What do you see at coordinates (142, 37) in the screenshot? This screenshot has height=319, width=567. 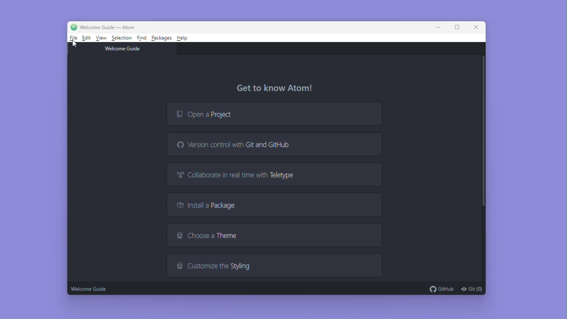 I see `Find` at bounding box center [142, 37].